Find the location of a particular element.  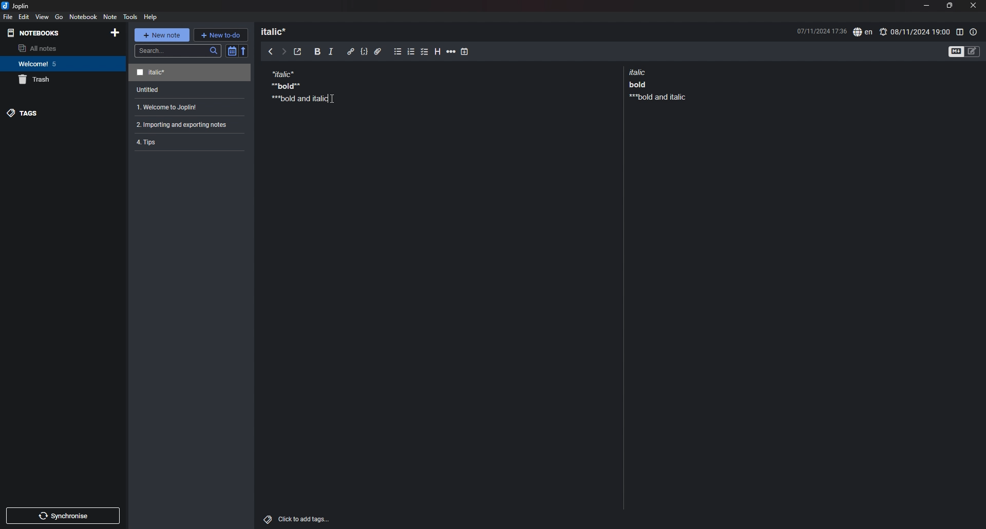

bold is located at coordinates (317, 52).